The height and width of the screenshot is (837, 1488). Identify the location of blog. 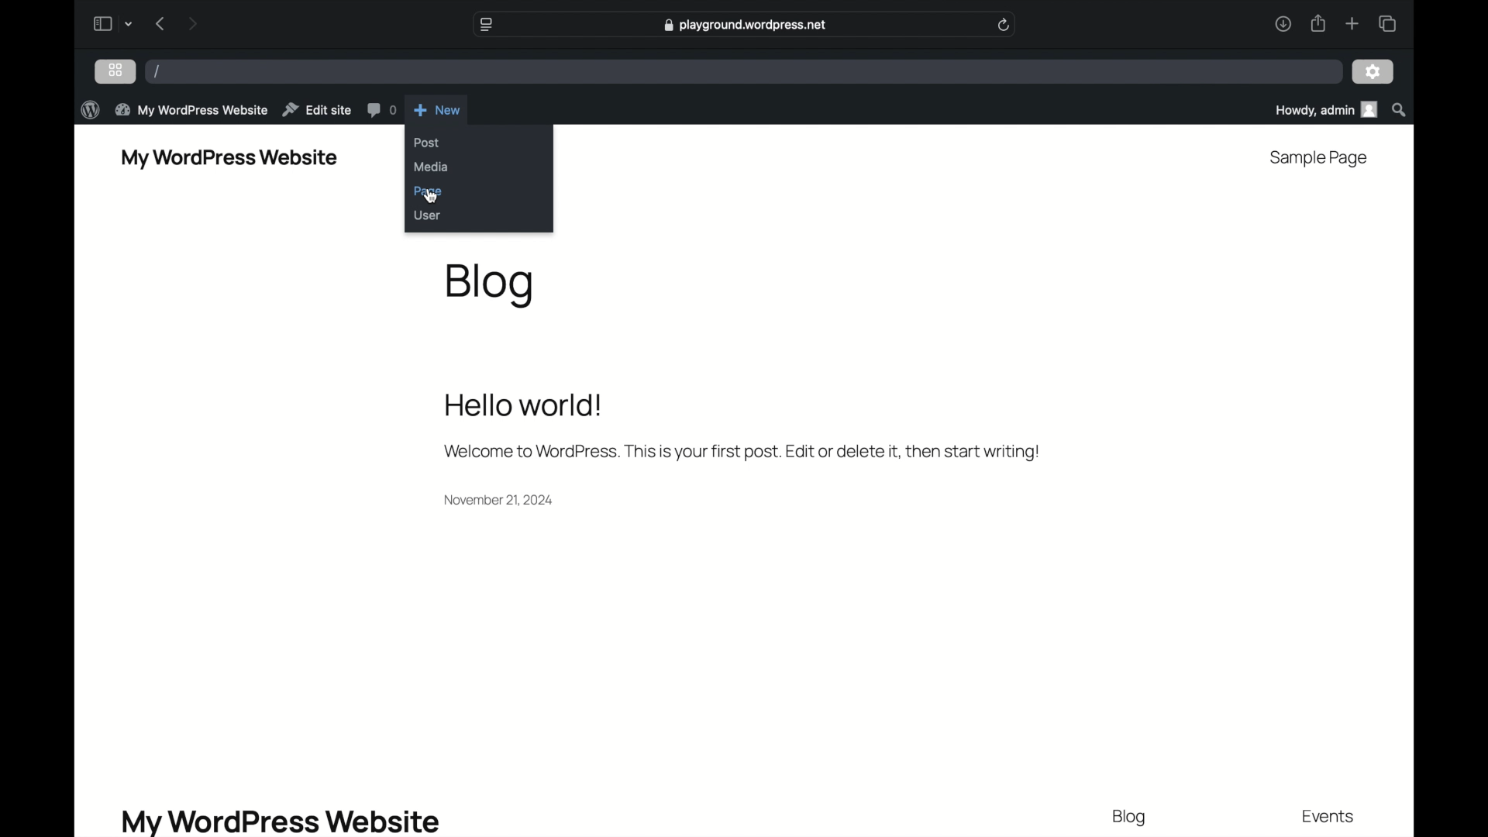
(491, 286).